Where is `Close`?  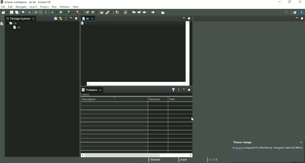 Close is located at coordinates (300, 2).